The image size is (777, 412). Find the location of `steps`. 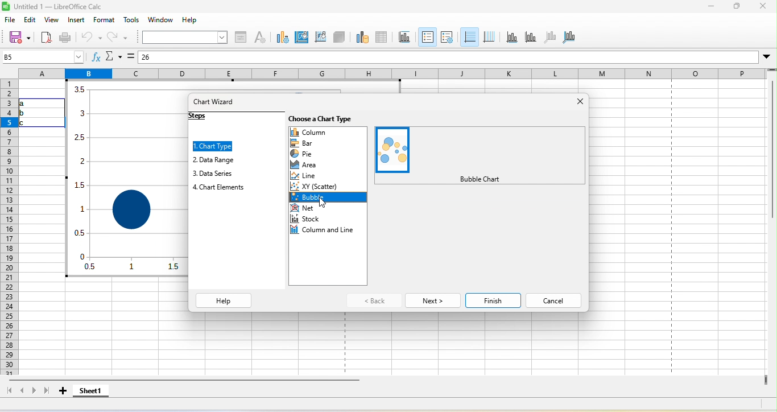

steps is located at coordinates (208, 119).